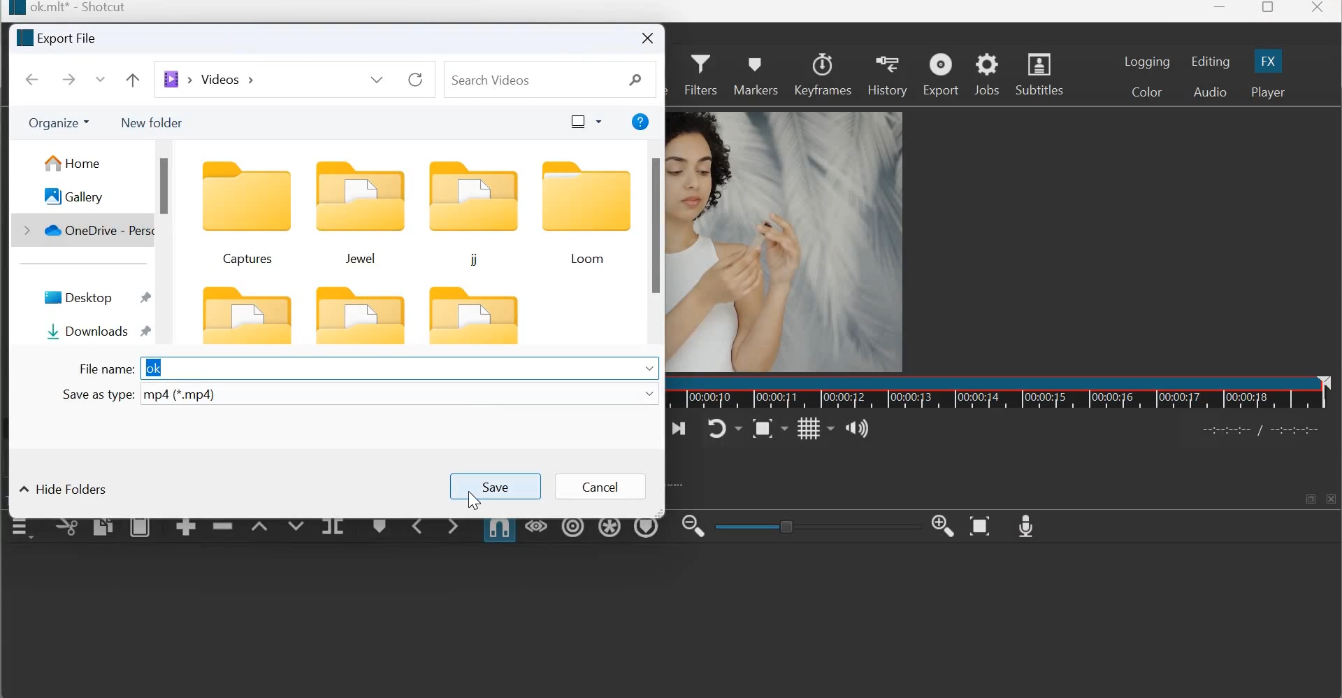 The width and height of the screenshot is (1342, 698). Describe the element at coordinates (134, 79) in the screenshot. I see `Up to desktop` at that location.